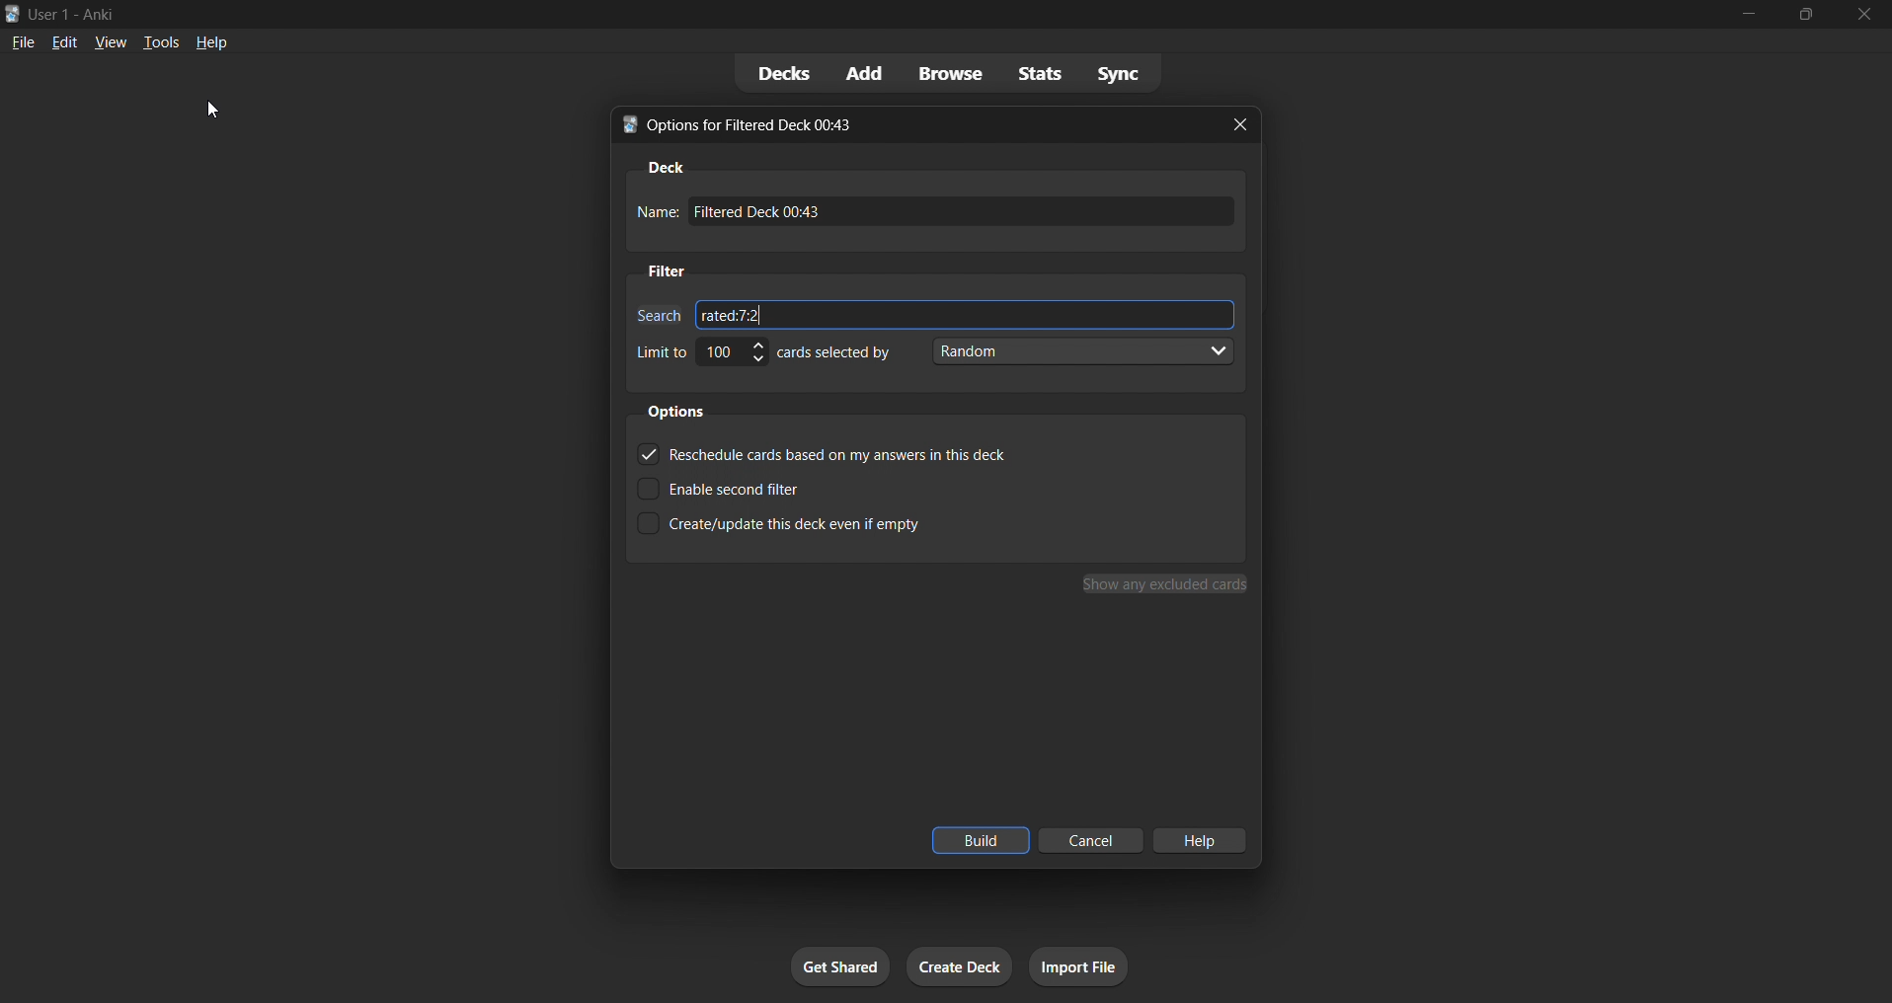 This screenshot has width=1892, height=1003. What do you see at coordinates (1203, 839) in the screenshot?
I see `hlep` at bounding box center [1203, 839].